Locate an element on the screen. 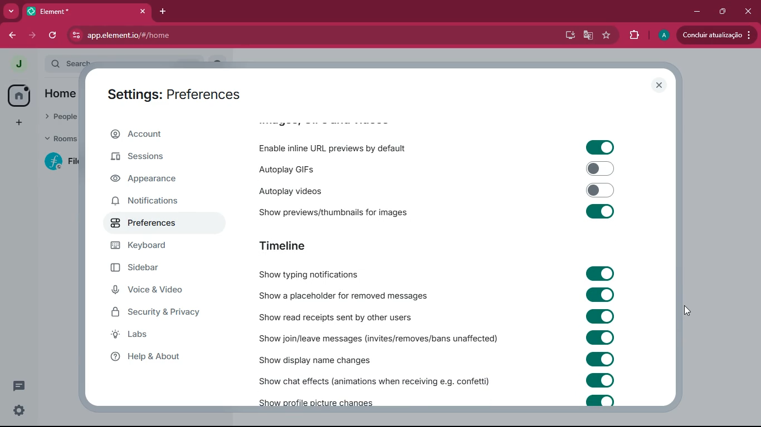 This screenshot has height=427, width=761. more is located at coordinates (11, 12).